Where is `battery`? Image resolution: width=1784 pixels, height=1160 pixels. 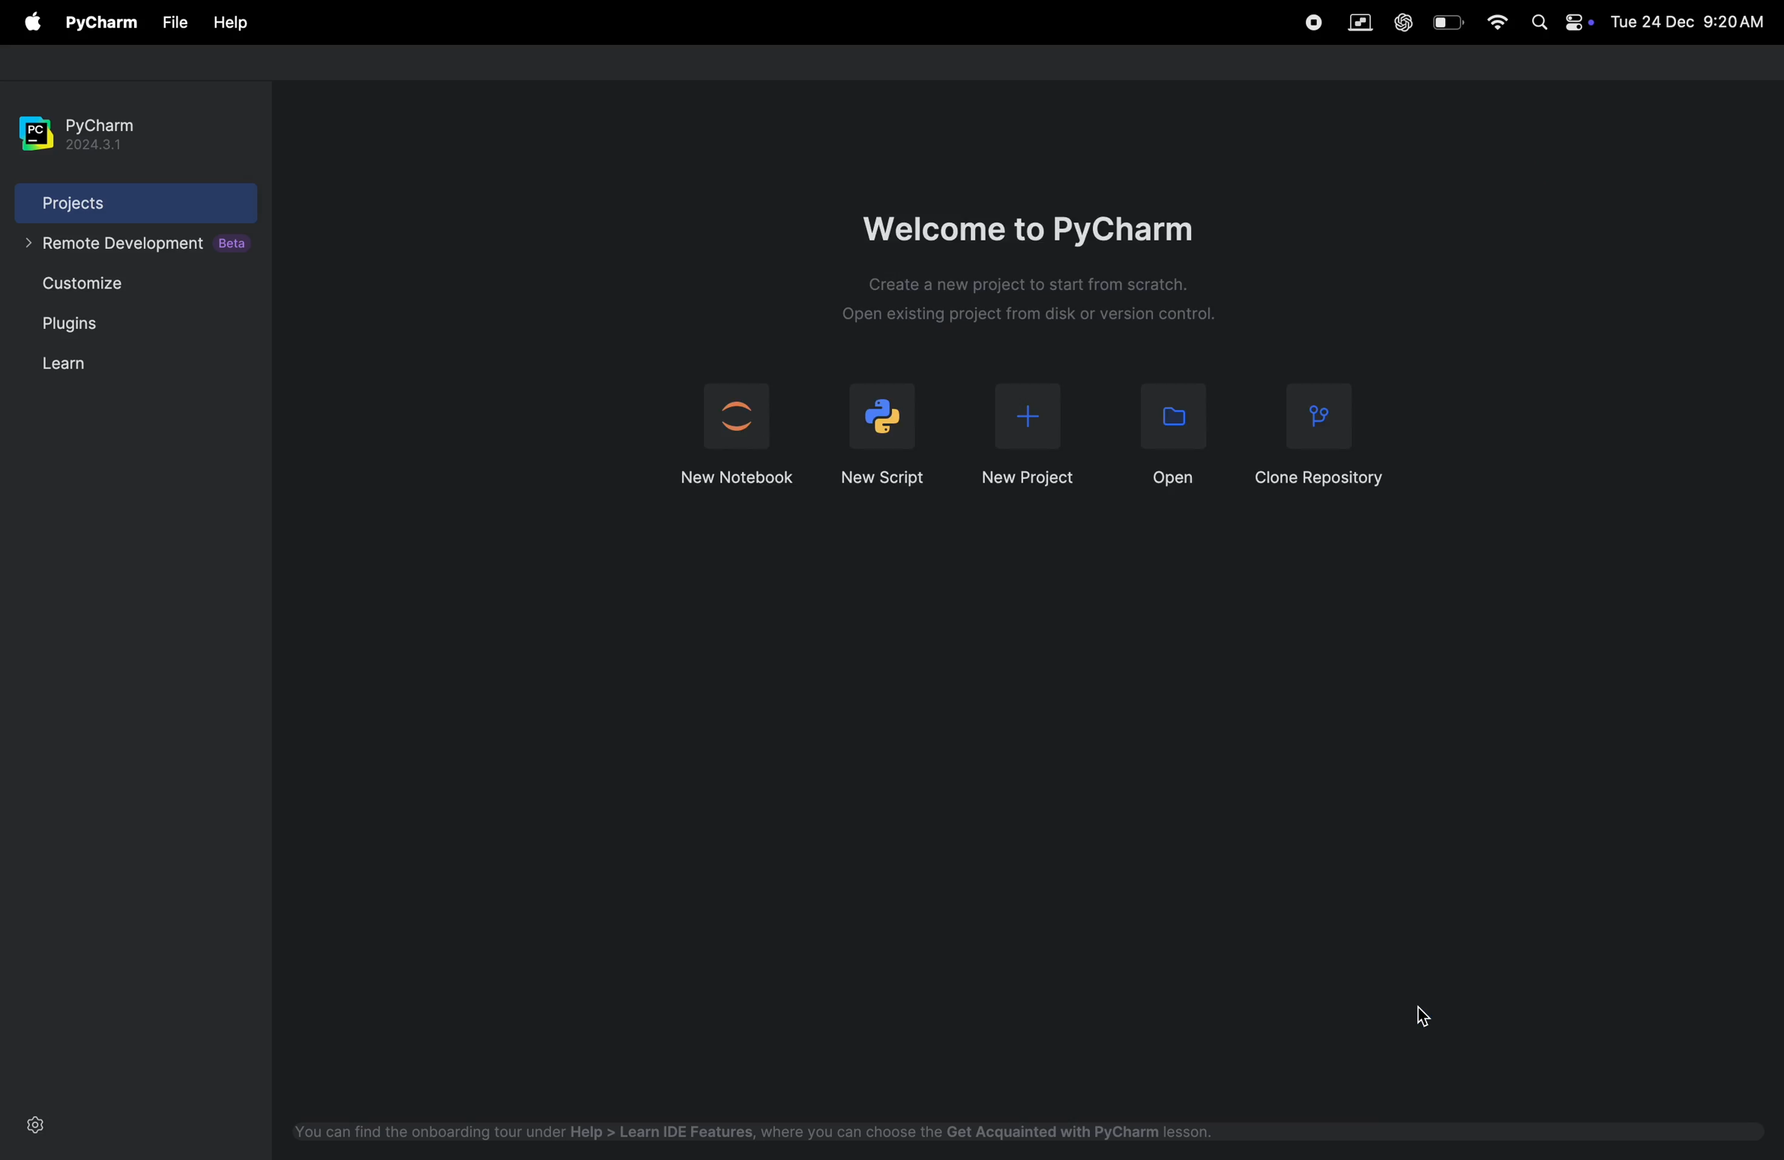
battery is located at coordinates (1449, 22).